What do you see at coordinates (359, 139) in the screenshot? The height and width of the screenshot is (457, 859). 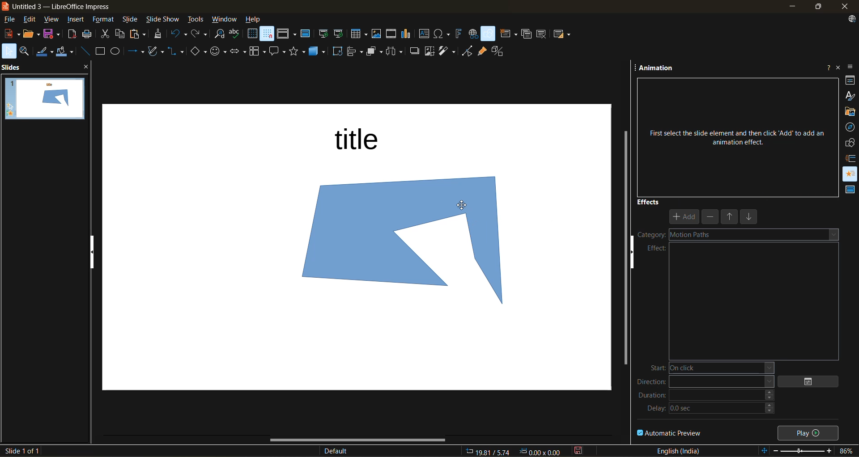 I see `title` at bounding box center [359, 139].